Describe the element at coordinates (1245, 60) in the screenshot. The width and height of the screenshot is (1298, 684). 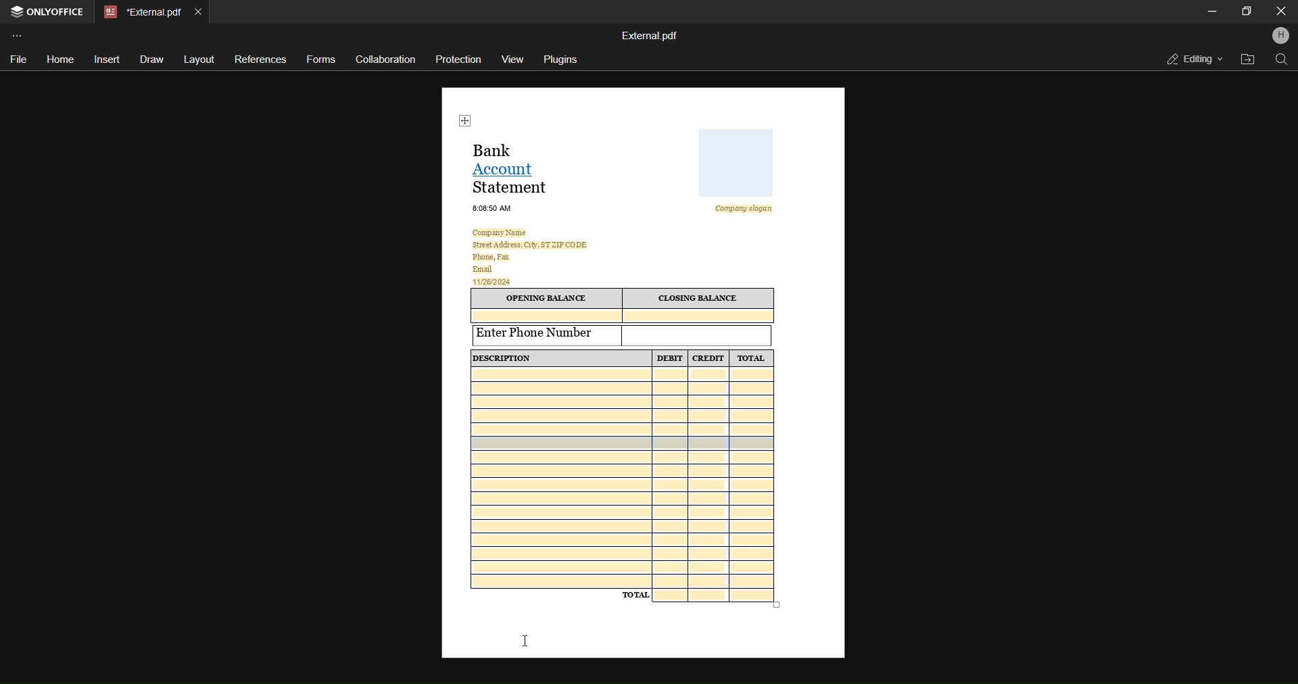
I see `open file location` at that location.